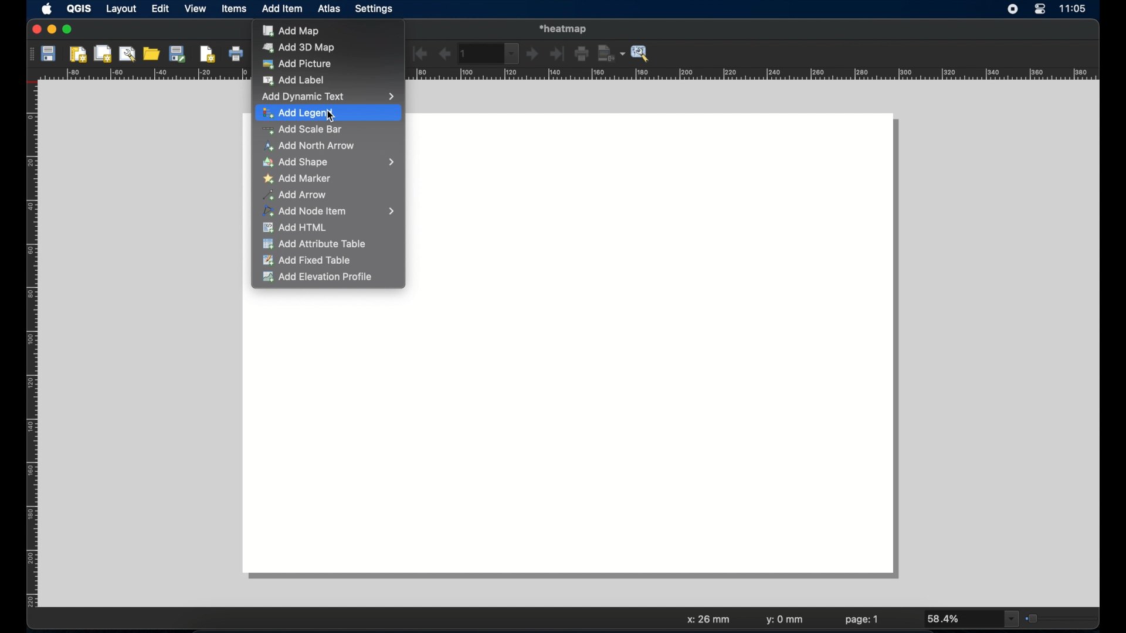 The height and width of the screenshot is (633, 1126). What do you see at coordinates (160, 9) in the screenshot?
I see `edit` at bounding box center [160, 9].